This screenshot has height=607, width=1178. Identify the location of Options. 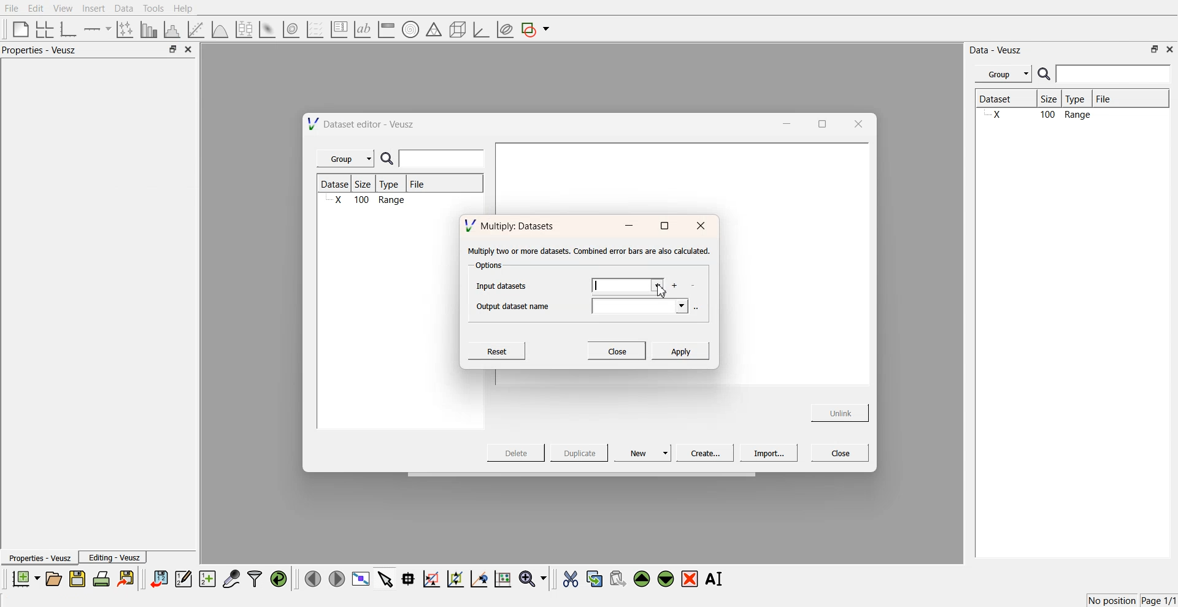
(487, 266).